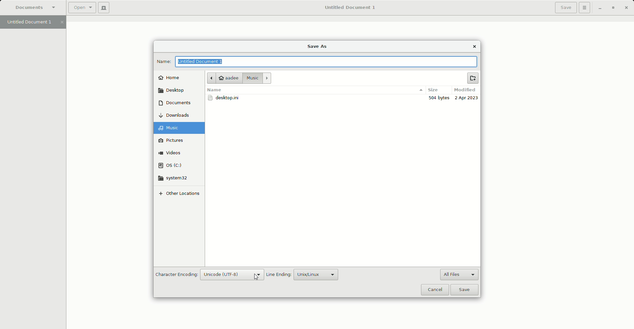 The height and width of the screenshot is (329, 634). I want to click on Size, so click(432, 90).